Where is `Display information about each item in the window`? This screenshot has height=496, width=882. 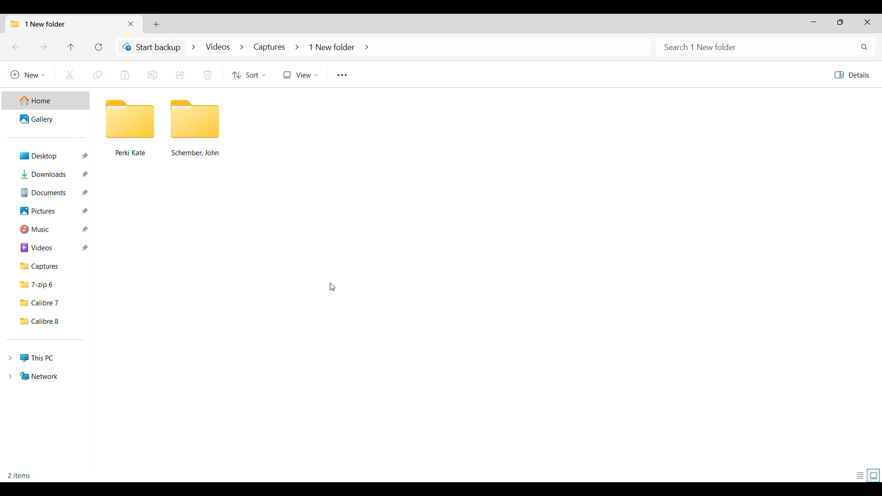 Display information about each item in the window is located at coordinates (861, 476).